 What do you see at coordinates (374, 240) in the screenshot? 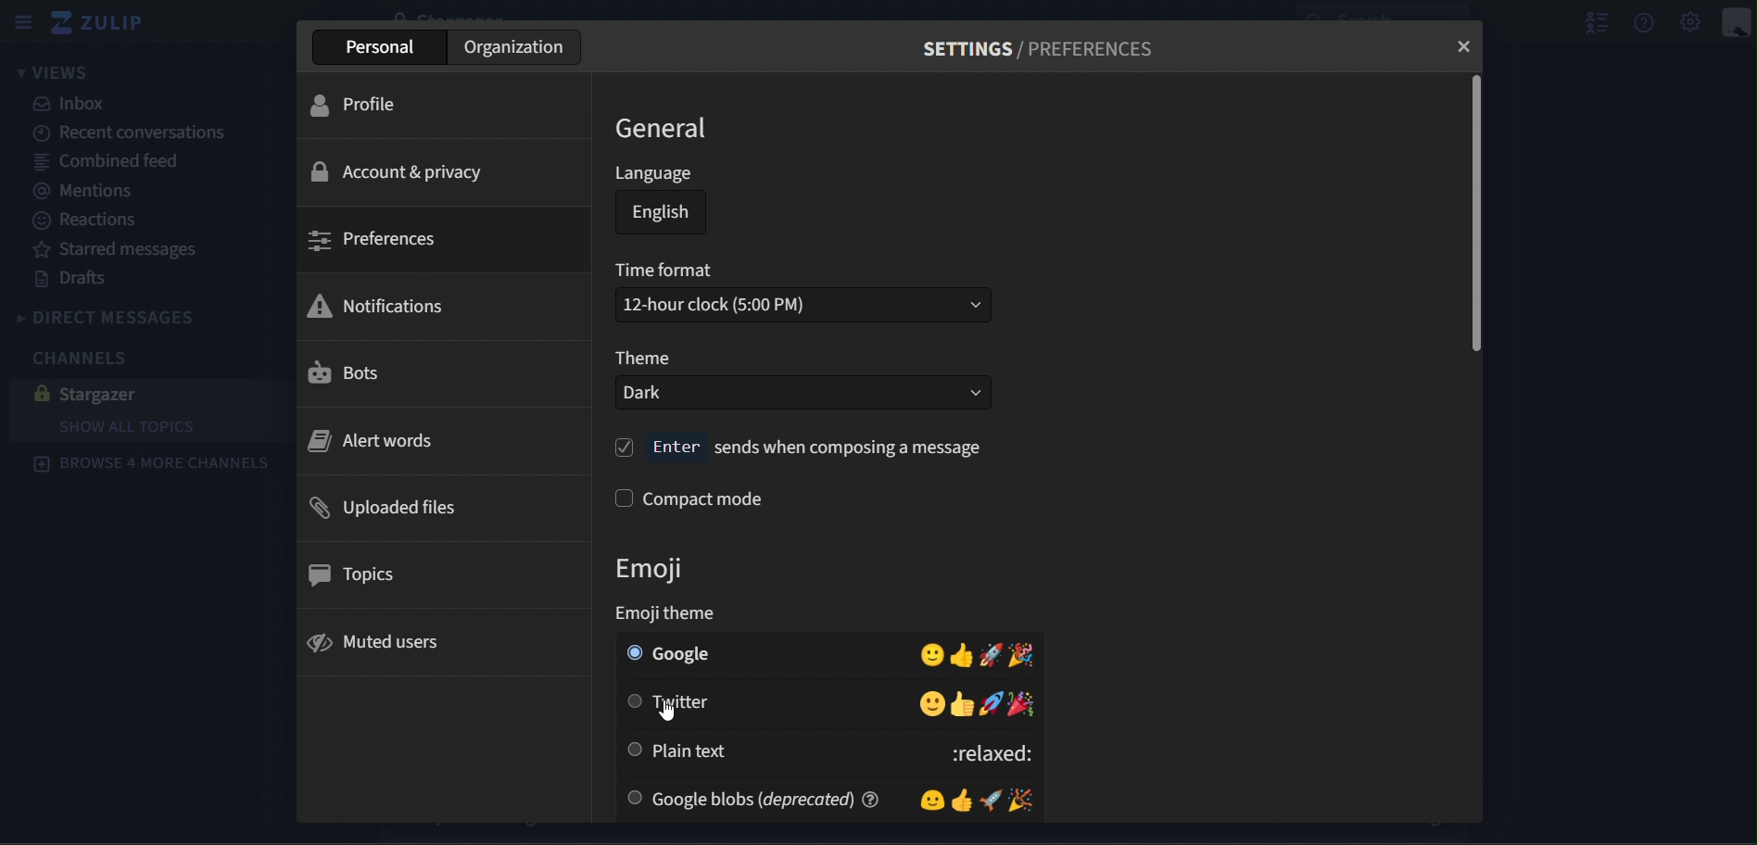
I see `preferences` at bounding box center [374, 240].